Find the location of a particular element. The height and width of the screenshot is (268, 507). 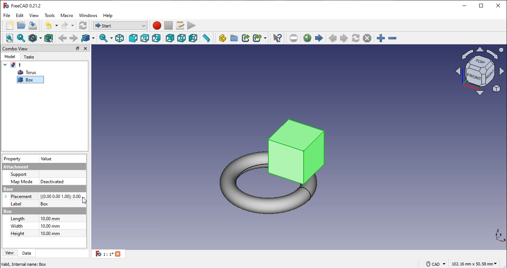

sync view is located at coordinates (106, 38).